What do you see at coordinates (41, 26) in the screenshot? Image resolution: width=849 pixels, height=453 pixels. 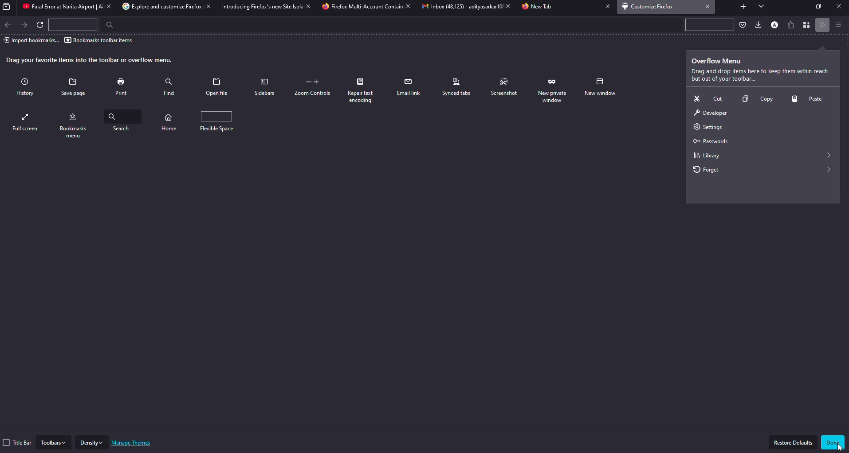 I see `refresh` at bounding box center [41, 26].